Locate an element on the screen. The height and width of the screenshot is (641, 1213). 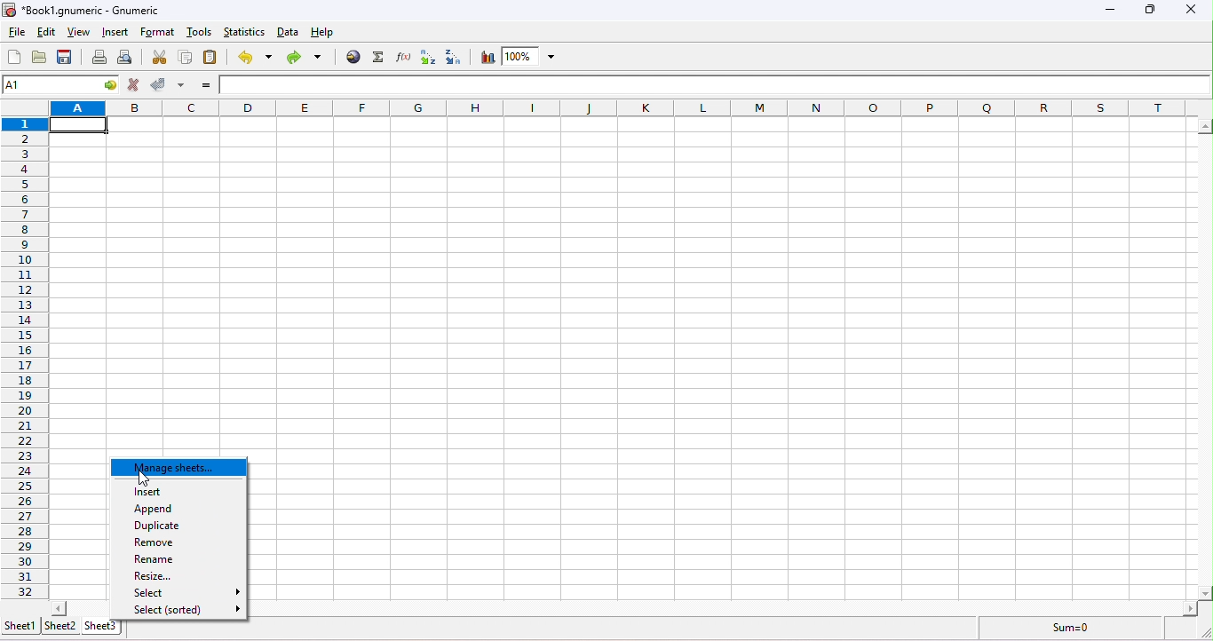
sum =0 is located at coordinates (1084, 630).